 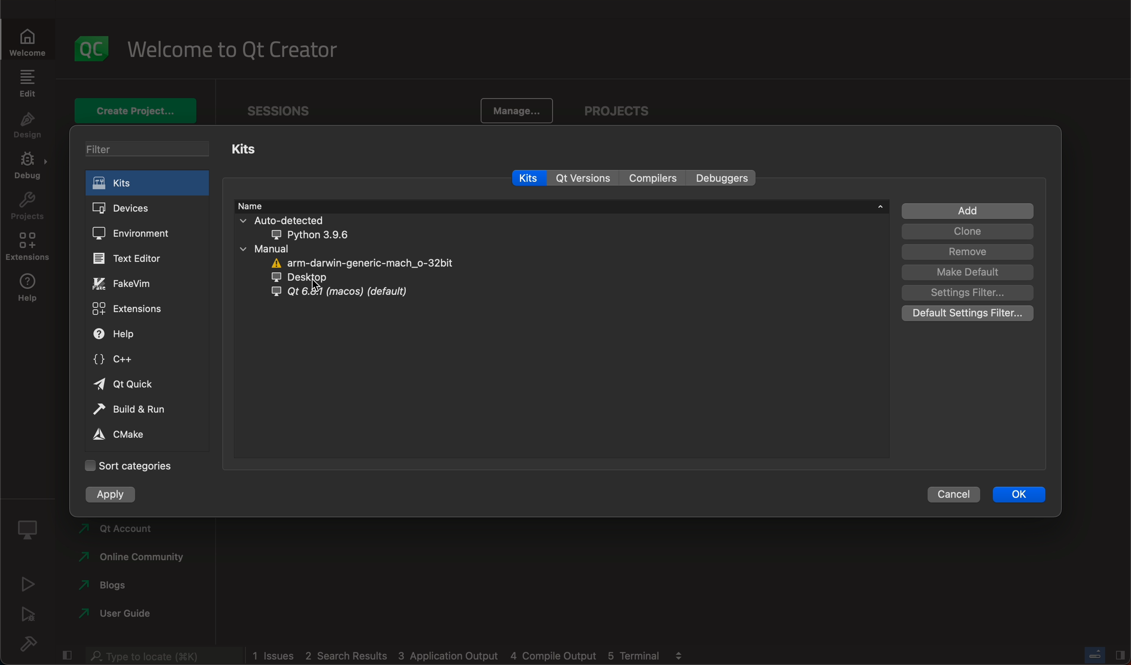 What do you see at coordinates (723, 178) in the screenshot?
I see `debuggers` at bounding box center [723, 178].